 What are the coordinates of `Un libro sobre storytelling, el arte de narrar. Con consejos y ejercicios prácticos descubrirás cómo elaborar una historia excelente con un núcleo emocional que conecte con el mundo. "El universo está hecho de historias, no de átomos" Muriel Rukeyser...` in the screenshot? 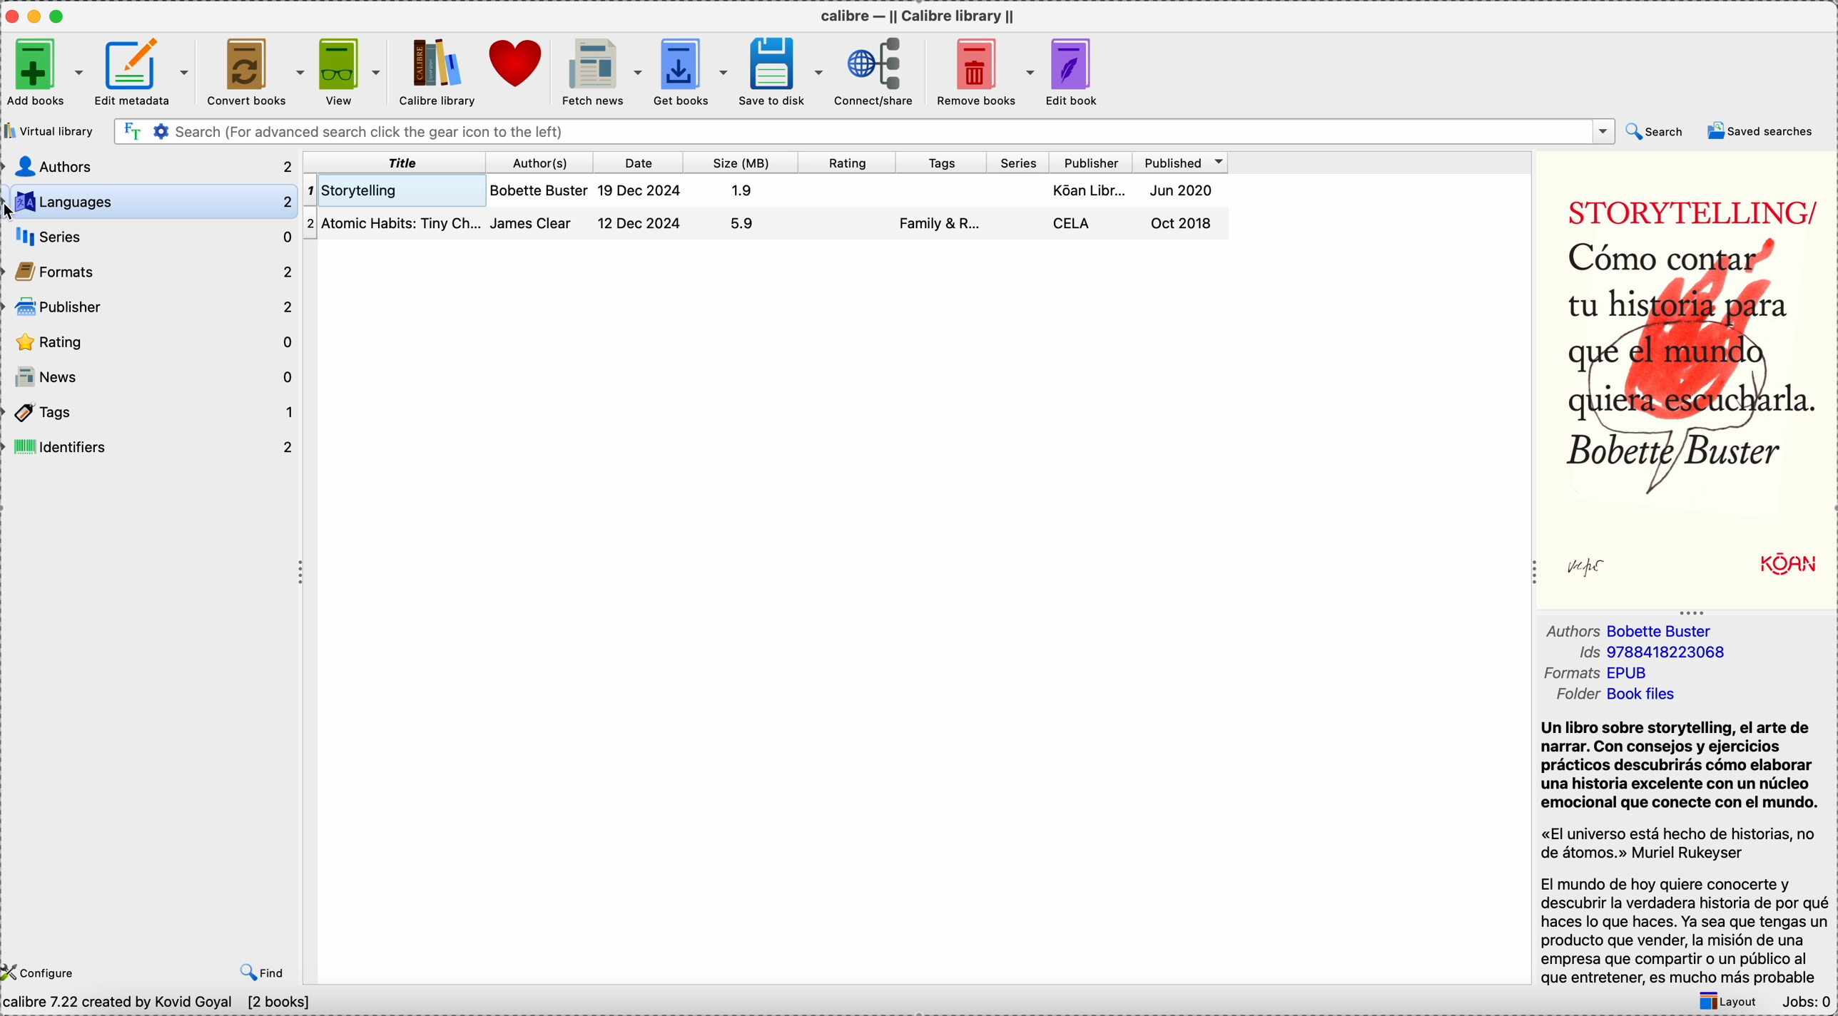 It's located at (1686, 852).